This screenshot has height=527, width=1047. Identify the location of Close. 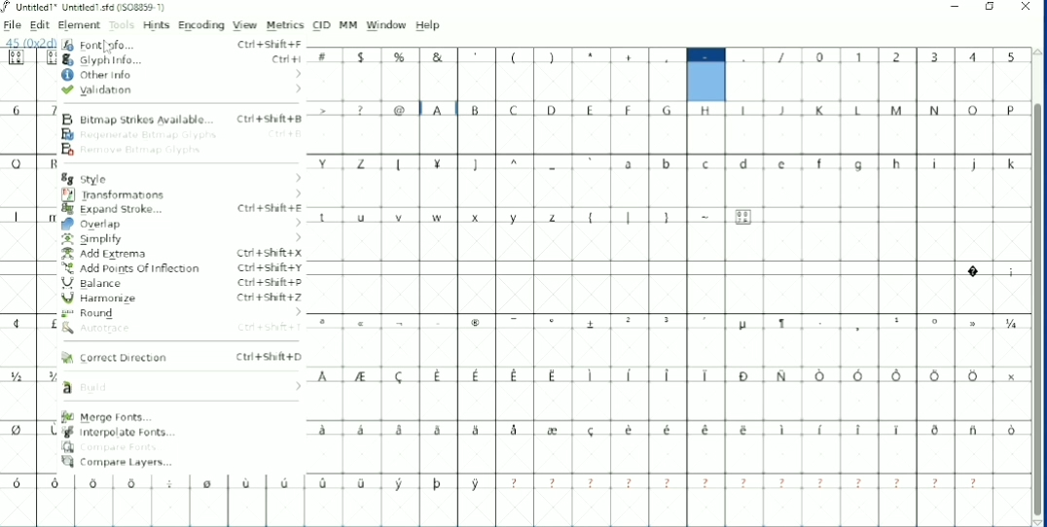
(1026, 9).